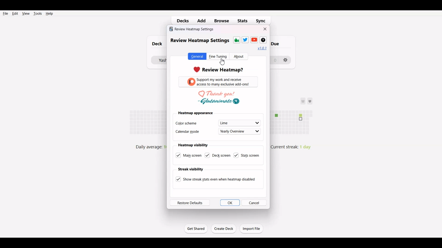 The image size is (442, 248). What do you see at coordinates (219, 83) in the screenshot?
I see `support my work and receive access to many exclusive add-ons!` at bounding box center [219, 83].